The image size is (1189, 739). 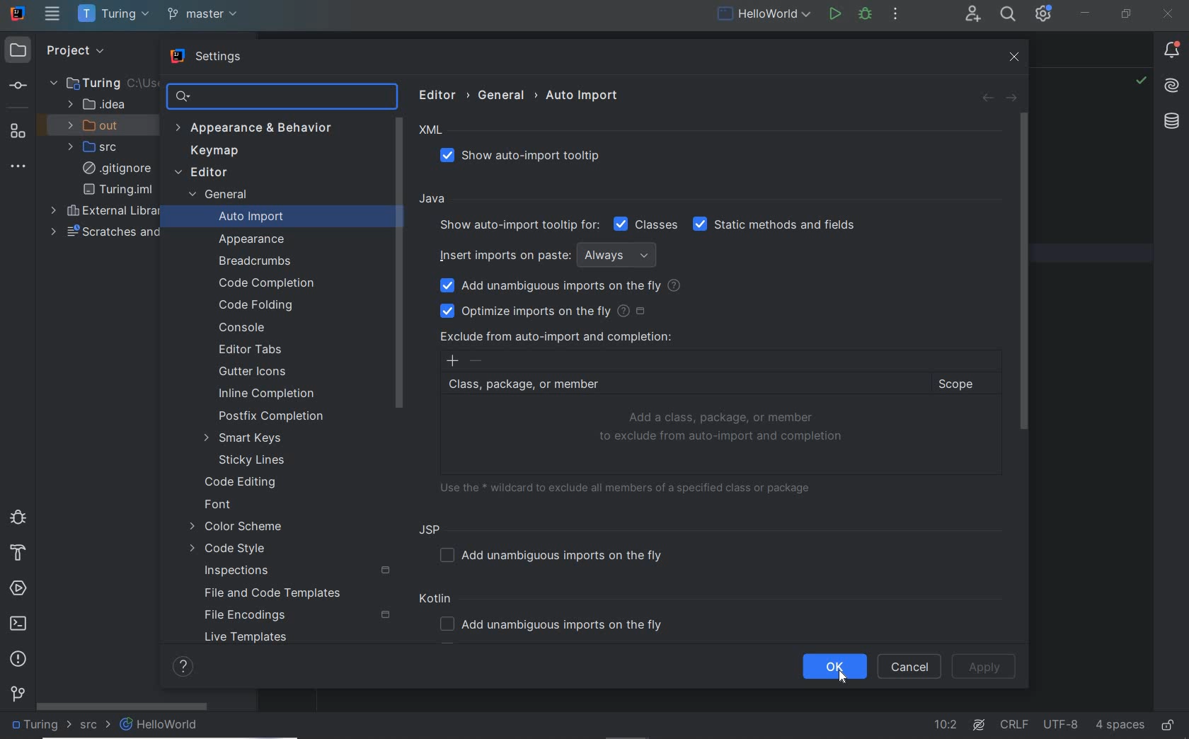 What do you see at coordinates (517, 225) in the screenshot?
I see `SHOW AUTO-IMPORT TOOLTIP FOR:` at bounding box center [517, 225].